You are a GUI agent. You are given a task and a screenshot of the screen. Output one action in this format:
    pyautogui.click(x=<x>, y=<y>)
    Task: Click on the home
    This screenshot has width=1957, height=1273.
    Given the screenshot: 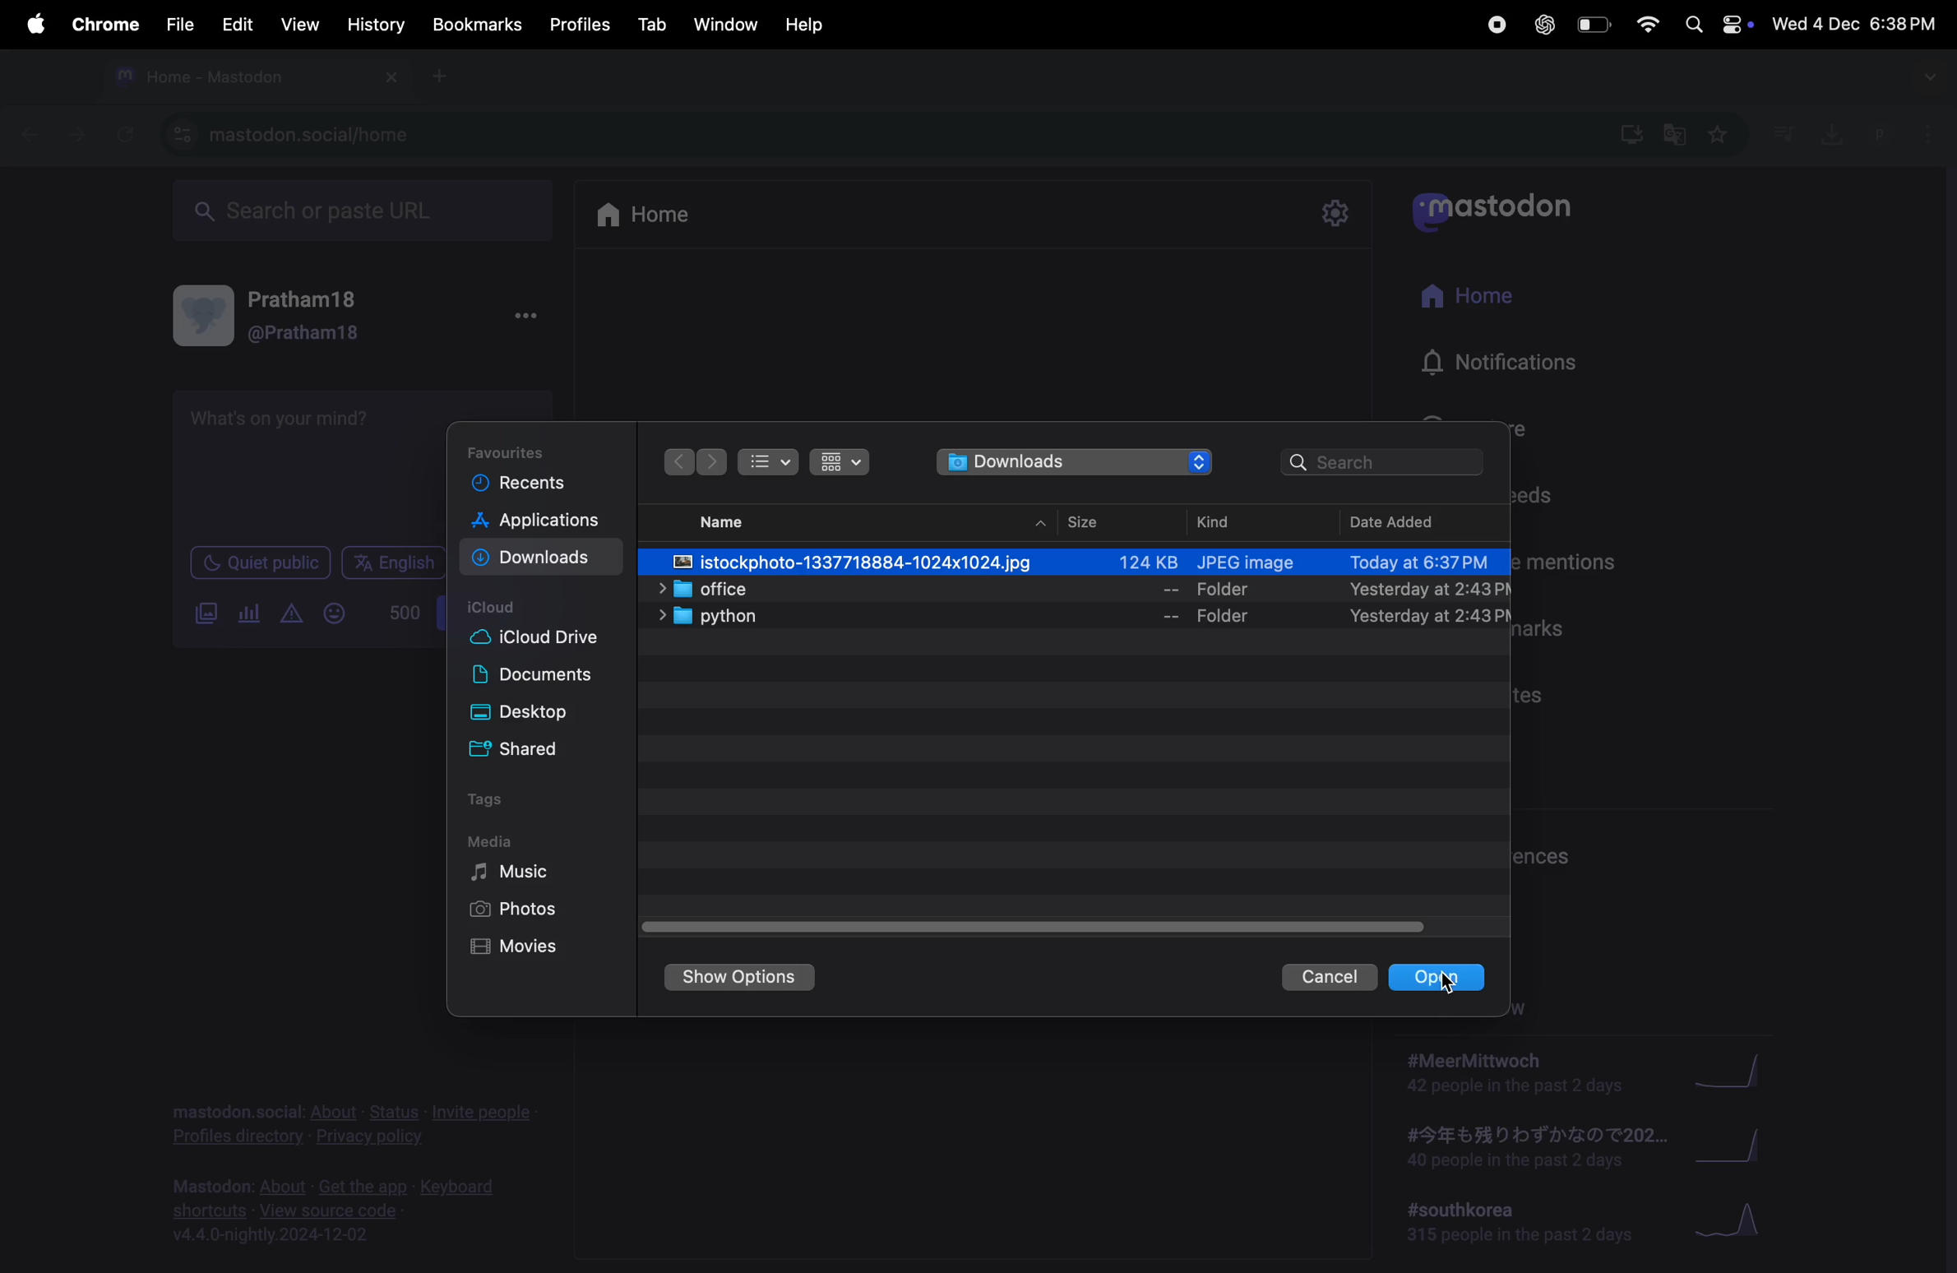 What is the action you would take?
    pyautogui.click(x=659, y=217)
    